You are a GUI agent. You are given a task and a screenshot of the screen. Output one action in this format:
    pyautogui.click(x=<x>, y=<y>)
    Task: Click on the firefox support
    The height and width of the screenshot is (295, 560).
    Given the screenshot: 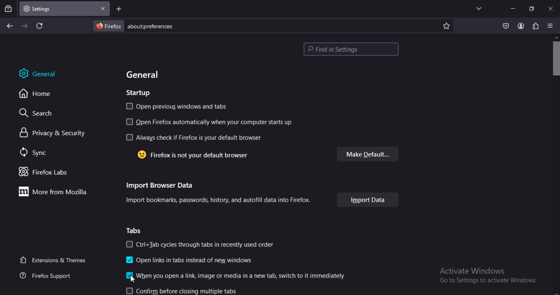 What is the action you would take?
    pyautogui.click(x=49, y=275)
    